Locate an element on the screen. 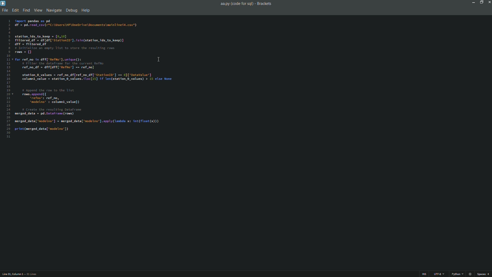 Image resolution: width=492 pixels, height=277 pixels. help menu is located at coordinates (86, 11).